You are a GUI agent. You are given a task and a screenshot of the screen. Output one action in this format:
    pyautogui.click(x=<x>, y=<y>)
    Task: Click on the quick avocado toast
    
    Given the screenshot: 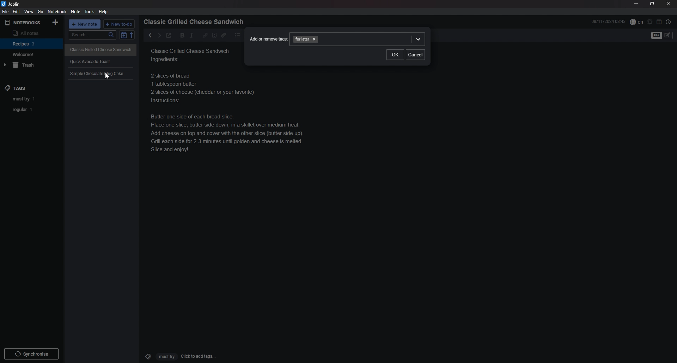 What is the action you would take?
    pyautogui.click(x=94, y=60)
    